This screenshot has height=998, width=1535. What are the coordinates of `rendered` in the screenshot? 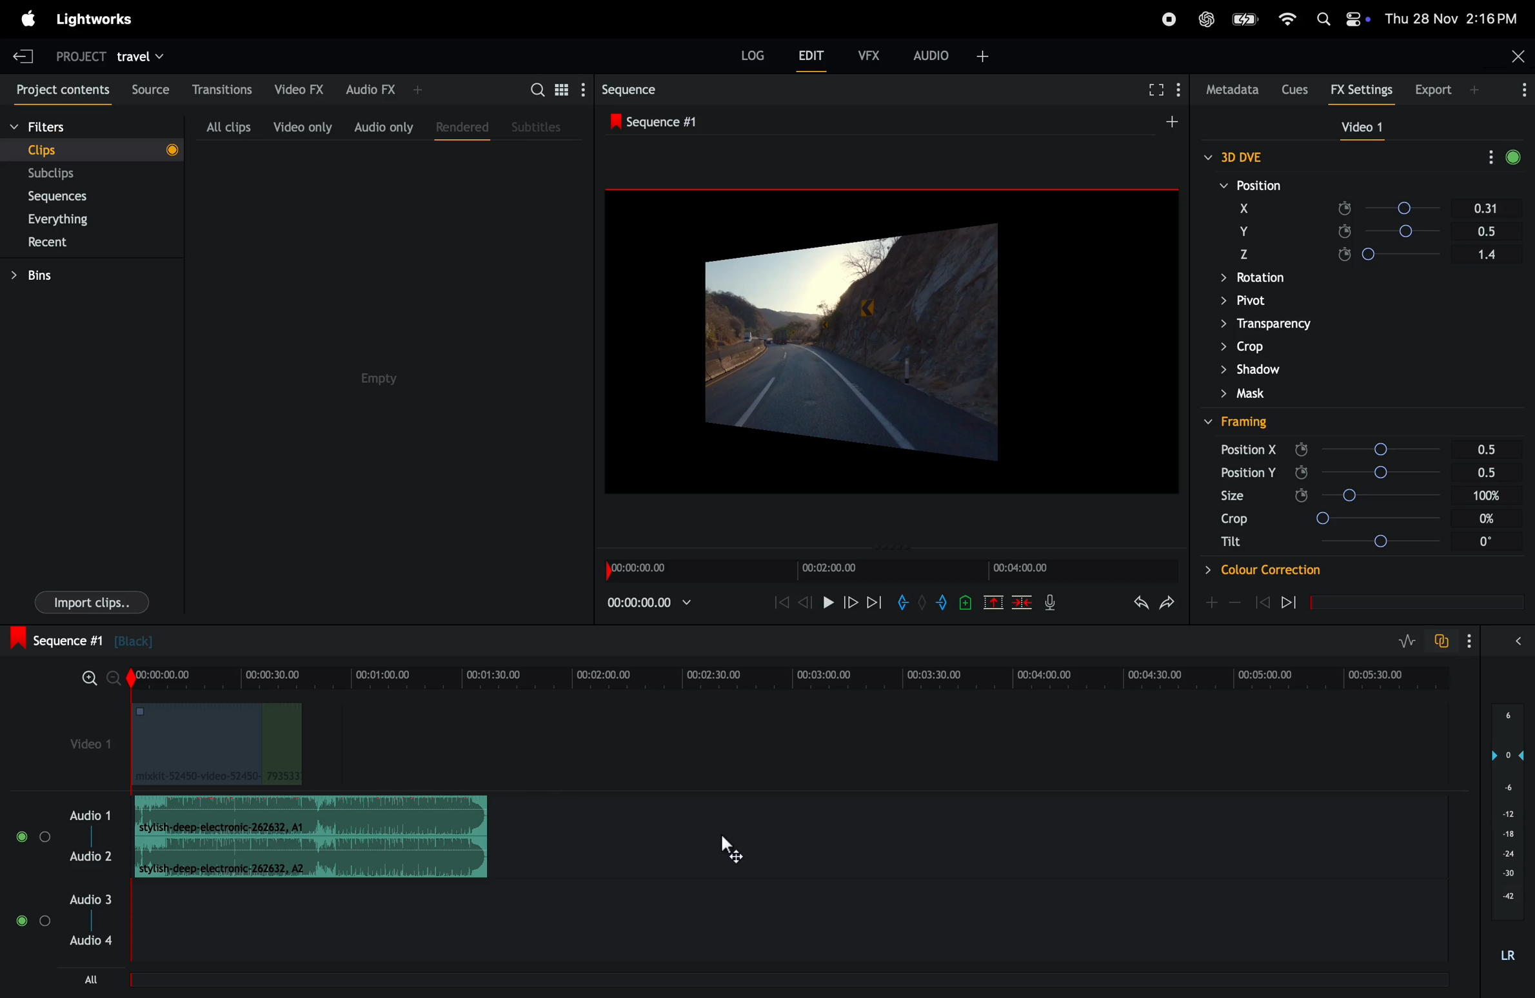 It's located at (458, 124).